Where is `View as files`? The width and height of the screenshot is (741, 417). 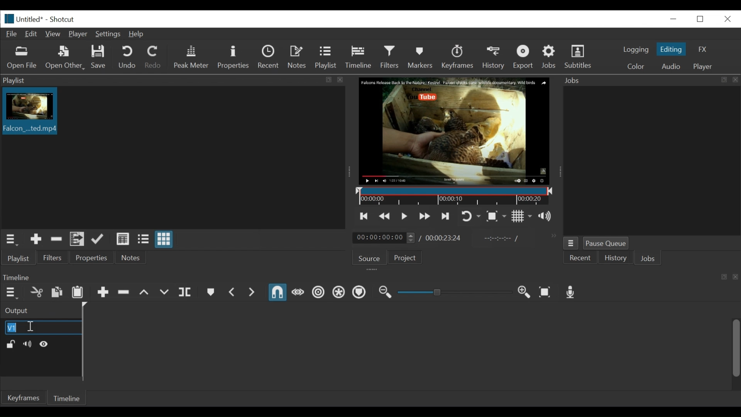 View as files is located at coordinates (143, 240).